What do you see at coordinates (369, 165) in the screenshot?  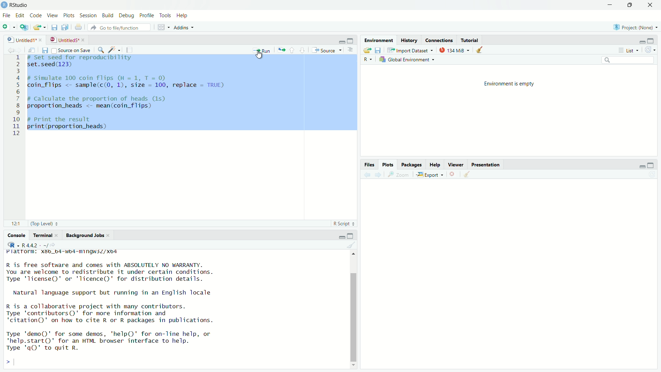 I see `Files` at bounding box center [369, 165].